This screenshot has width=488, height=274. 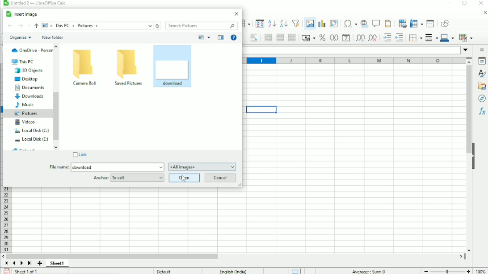 I want to click on Sheet1, so click(x=60, y=263).